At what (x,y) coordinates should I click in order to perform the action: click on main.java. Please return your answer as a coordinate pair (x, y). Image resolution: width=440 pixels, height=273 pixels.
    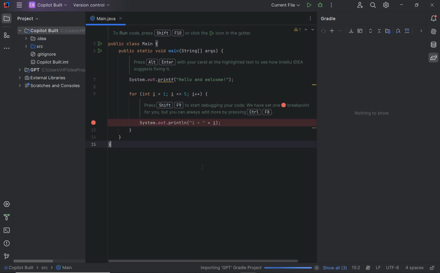
    Looking at the image, I should click on (105, 18).